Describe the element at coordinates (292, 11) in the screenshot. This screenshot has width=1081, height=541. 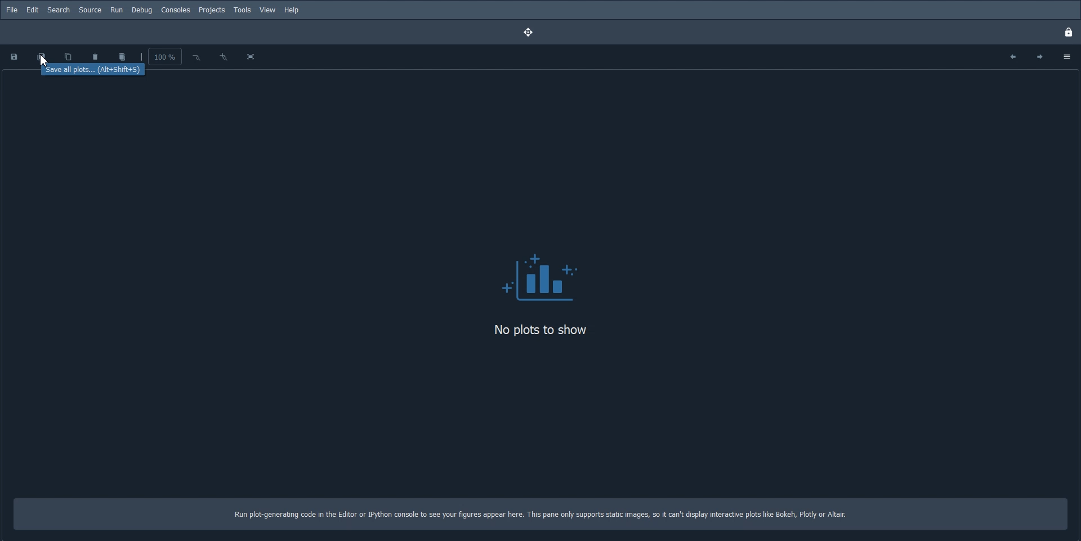
I see `Help` at that location.